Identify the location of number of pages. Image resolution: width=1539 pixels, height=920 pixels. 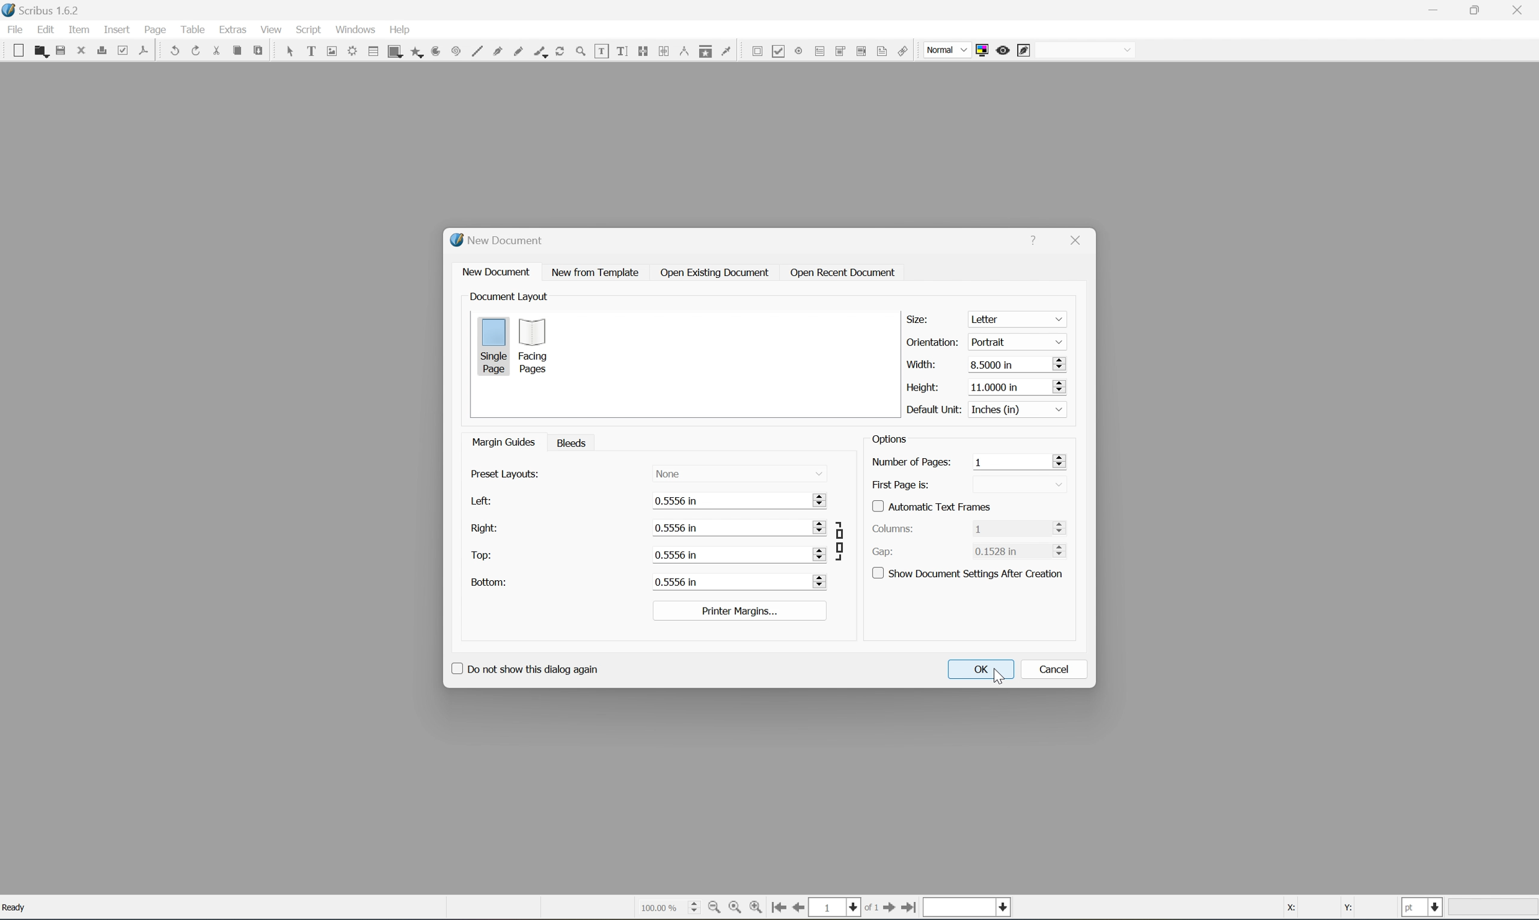
(911, 462).